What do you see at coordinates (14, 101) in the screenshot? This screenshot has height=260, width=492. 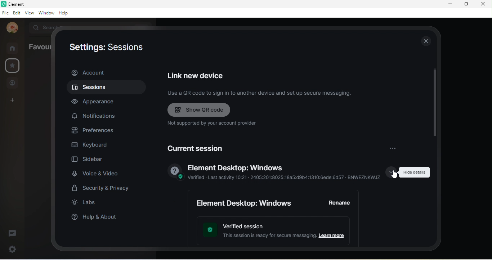 I see `create a space` at bounding box center [14, 101].